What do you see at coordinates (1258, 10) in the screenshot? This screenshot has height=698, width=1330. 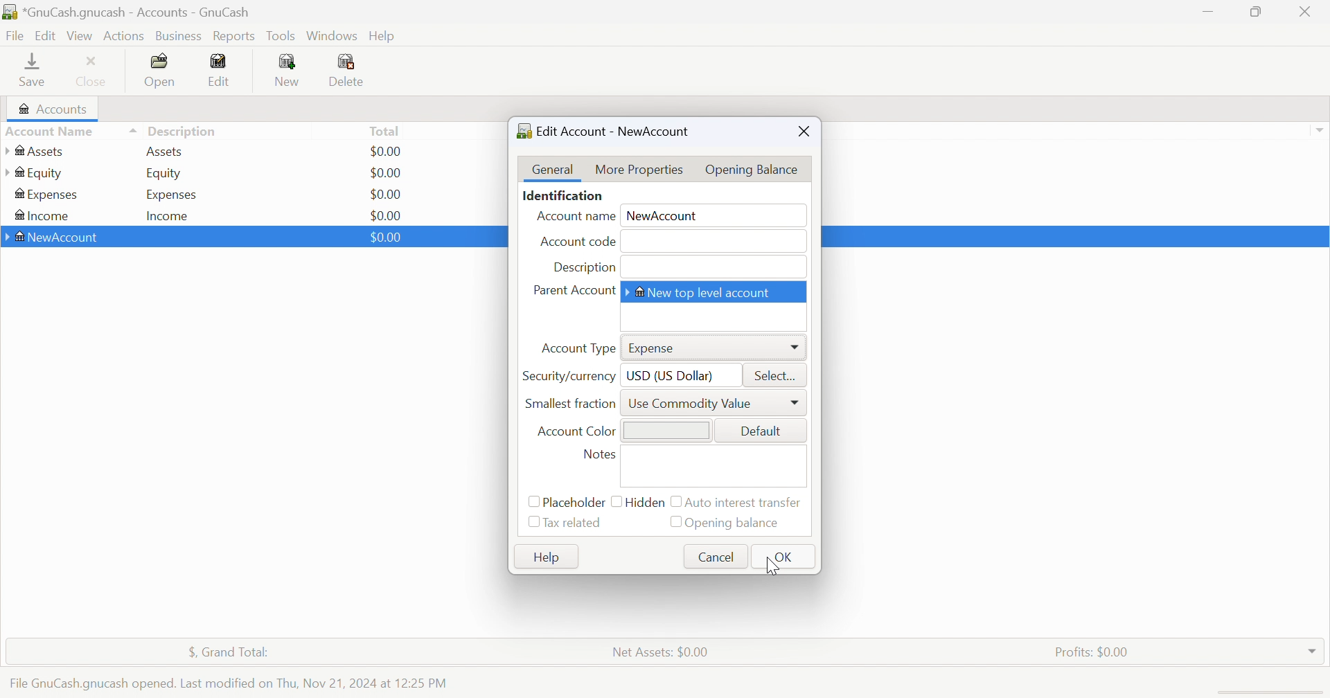 I see `Restore Down` at bounding box center [1258, 10].